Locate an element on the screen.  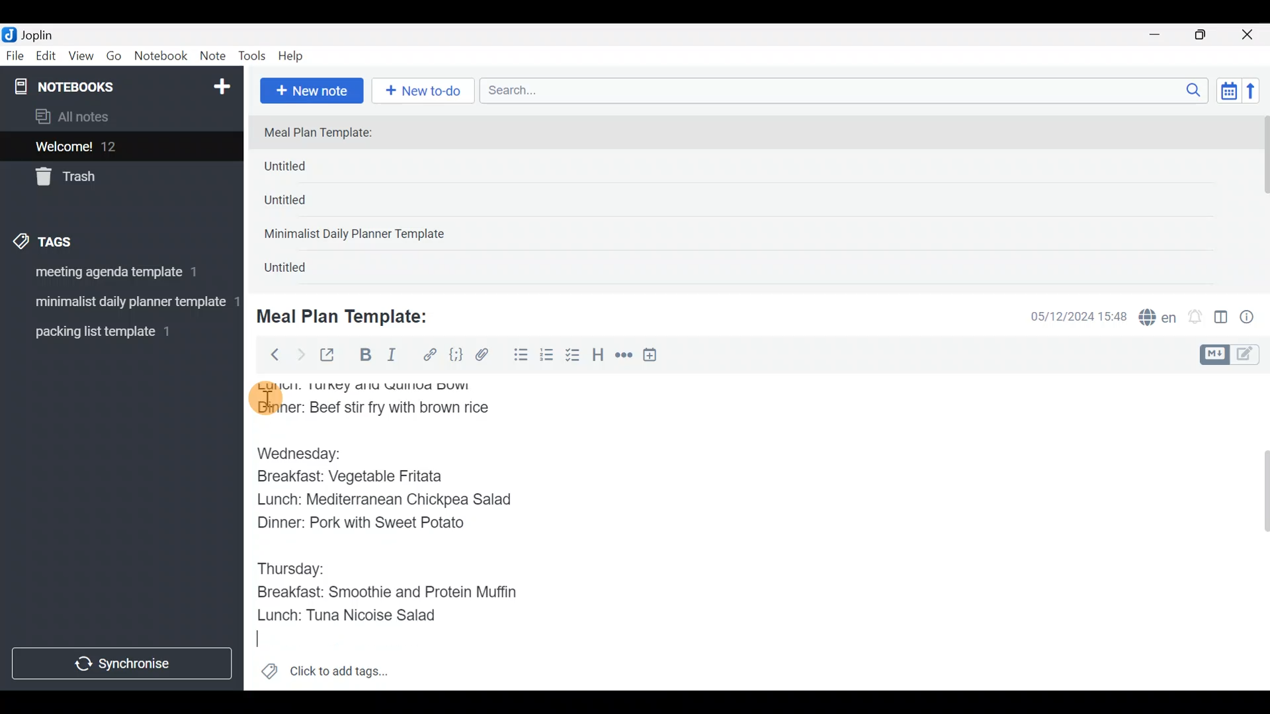
Insert time is located at coordinates (656, 357).